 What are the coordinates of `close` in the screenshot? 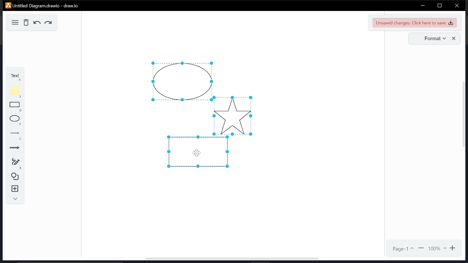 It's located at (457, 6).